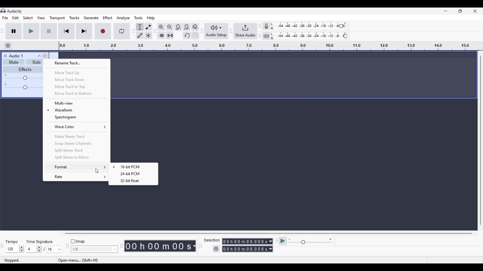  I want to click on Fit project to width, so click(187, 27).